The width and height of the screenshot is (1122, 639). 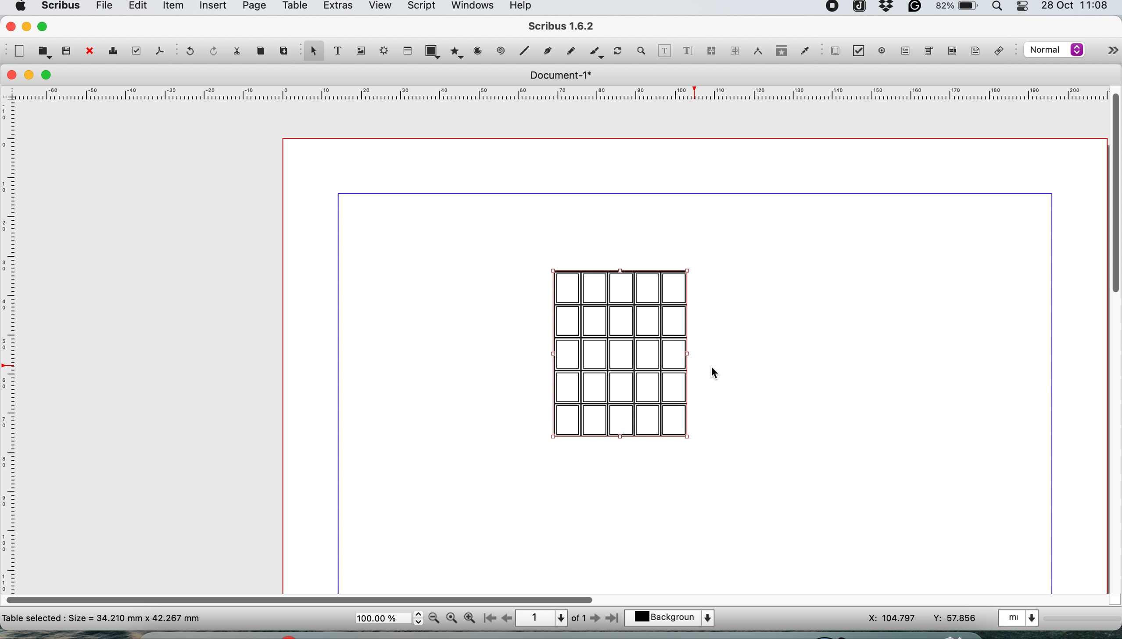 What do you see at coordinates (687, 52) in the screenshot?
I see `edit text with story mode` at bounding box center [687, 52].